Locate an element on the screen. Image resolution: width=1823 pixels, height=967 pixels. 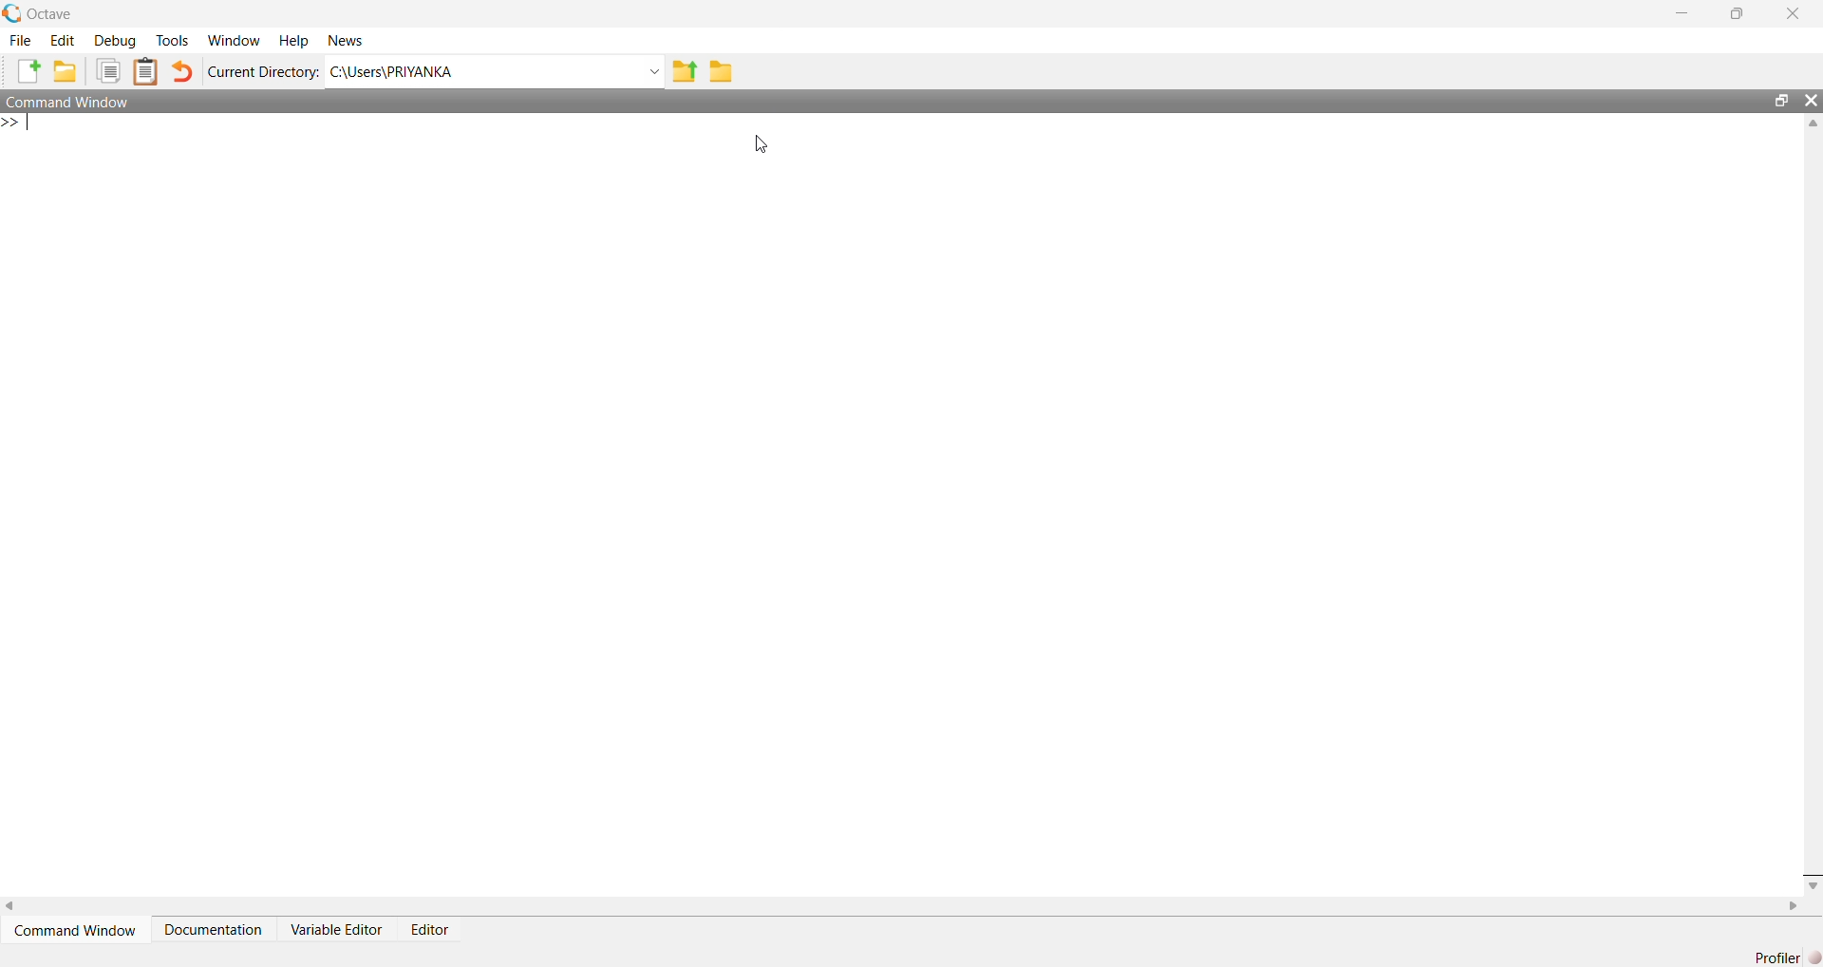
Upload Folder is located at coordinates (686, 72).